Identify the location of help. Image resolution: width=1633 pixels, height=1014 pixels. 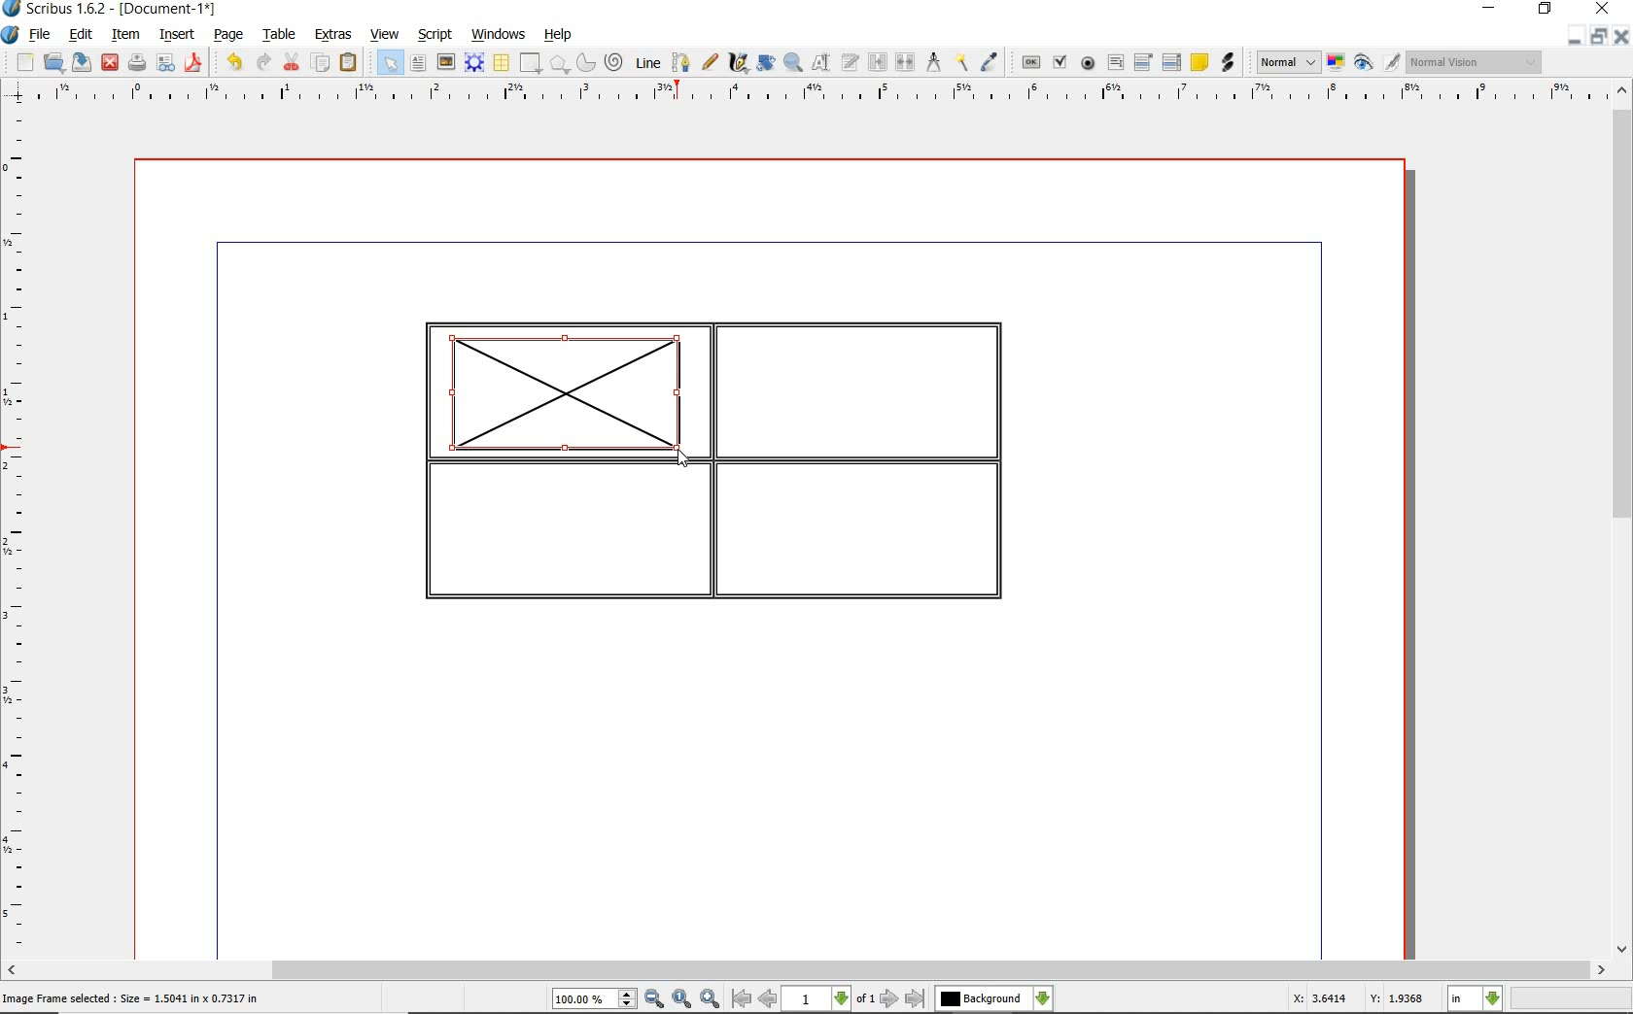
(558, 35).